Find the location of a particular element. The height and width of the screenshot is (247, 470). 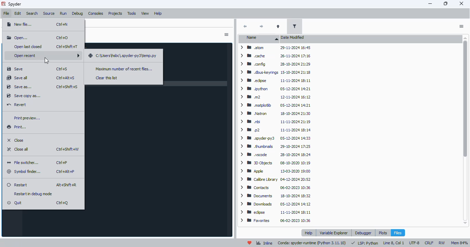

> BB Contacts 06-02-2023 10:36 is located at coordinates (275, 187).